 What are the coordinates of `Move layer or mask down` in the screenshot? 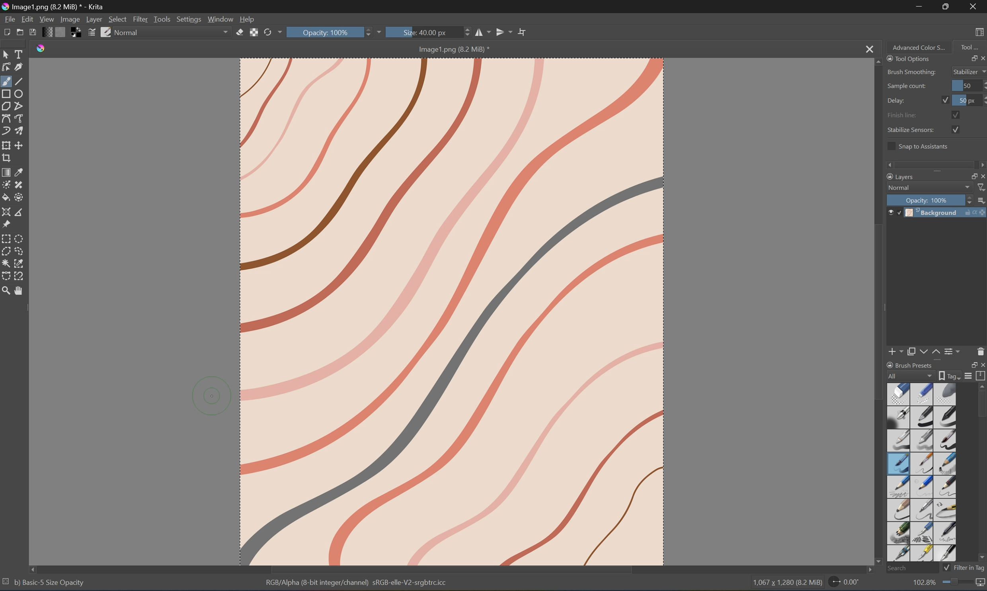 It's located at (922, 351).